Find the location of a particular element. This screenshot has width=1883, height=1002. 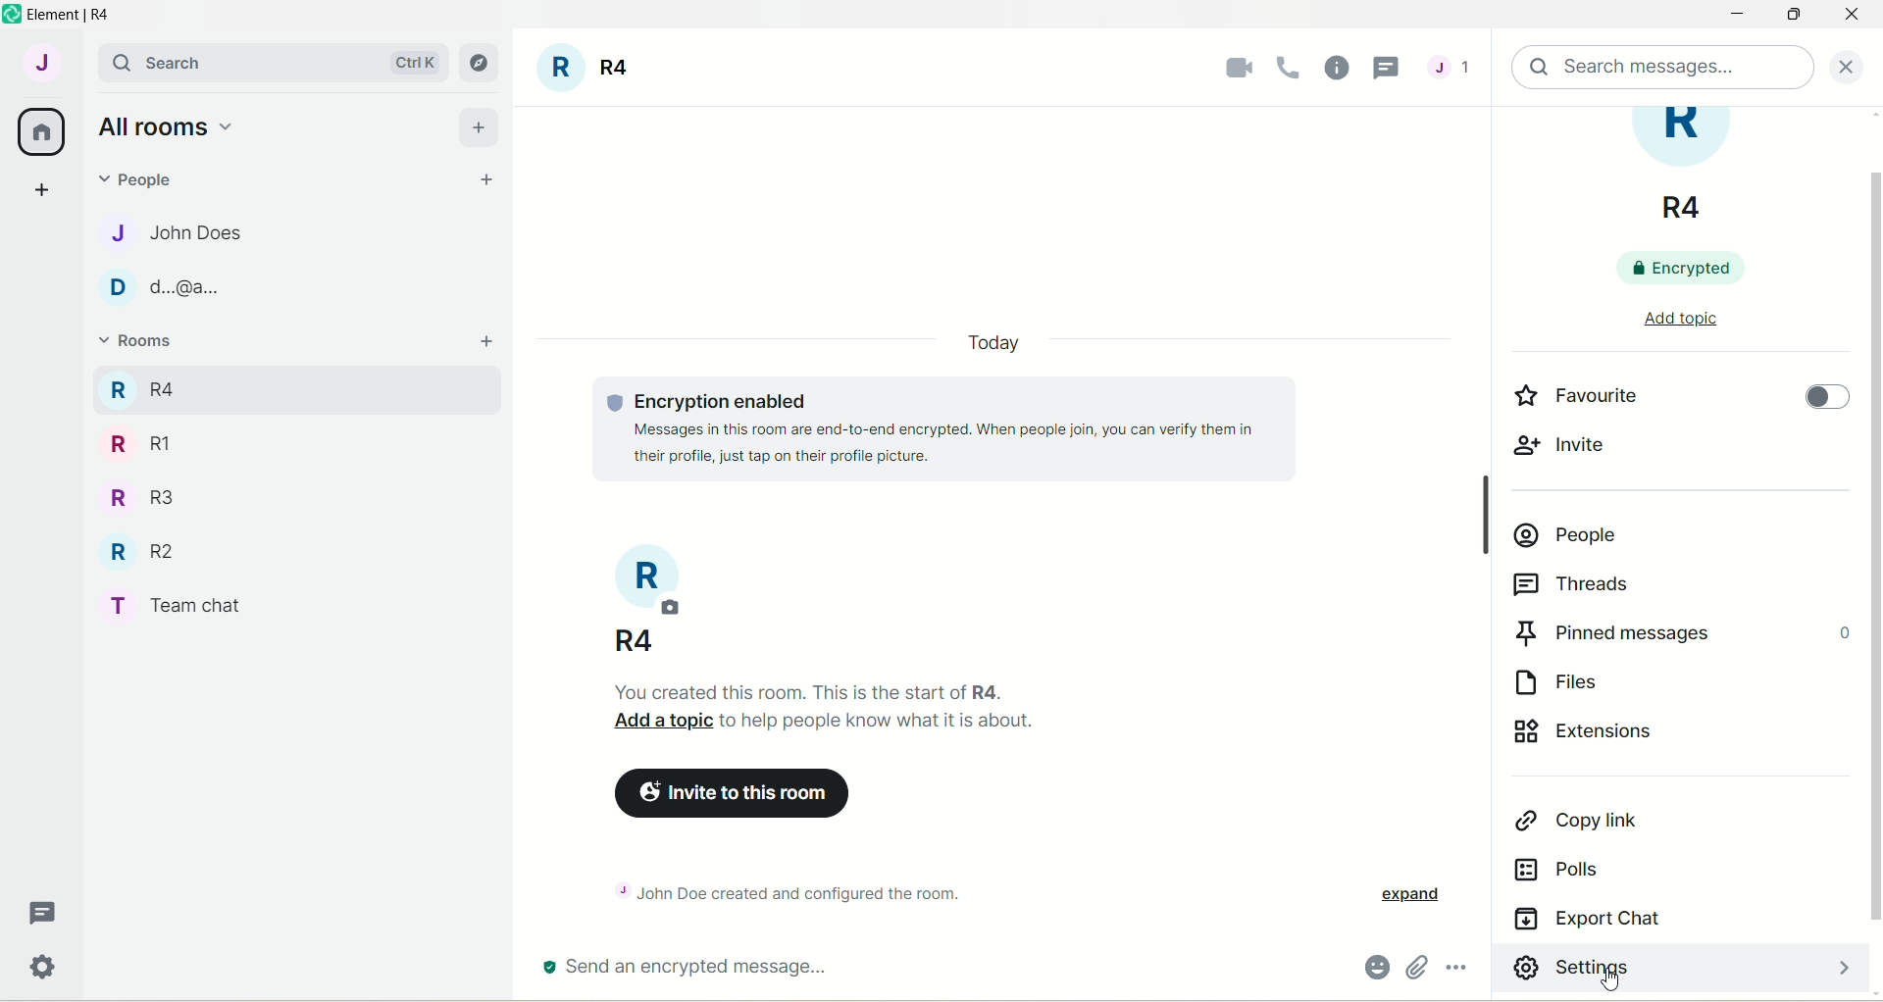

pinned messages is located at coordinates (1681, 632).